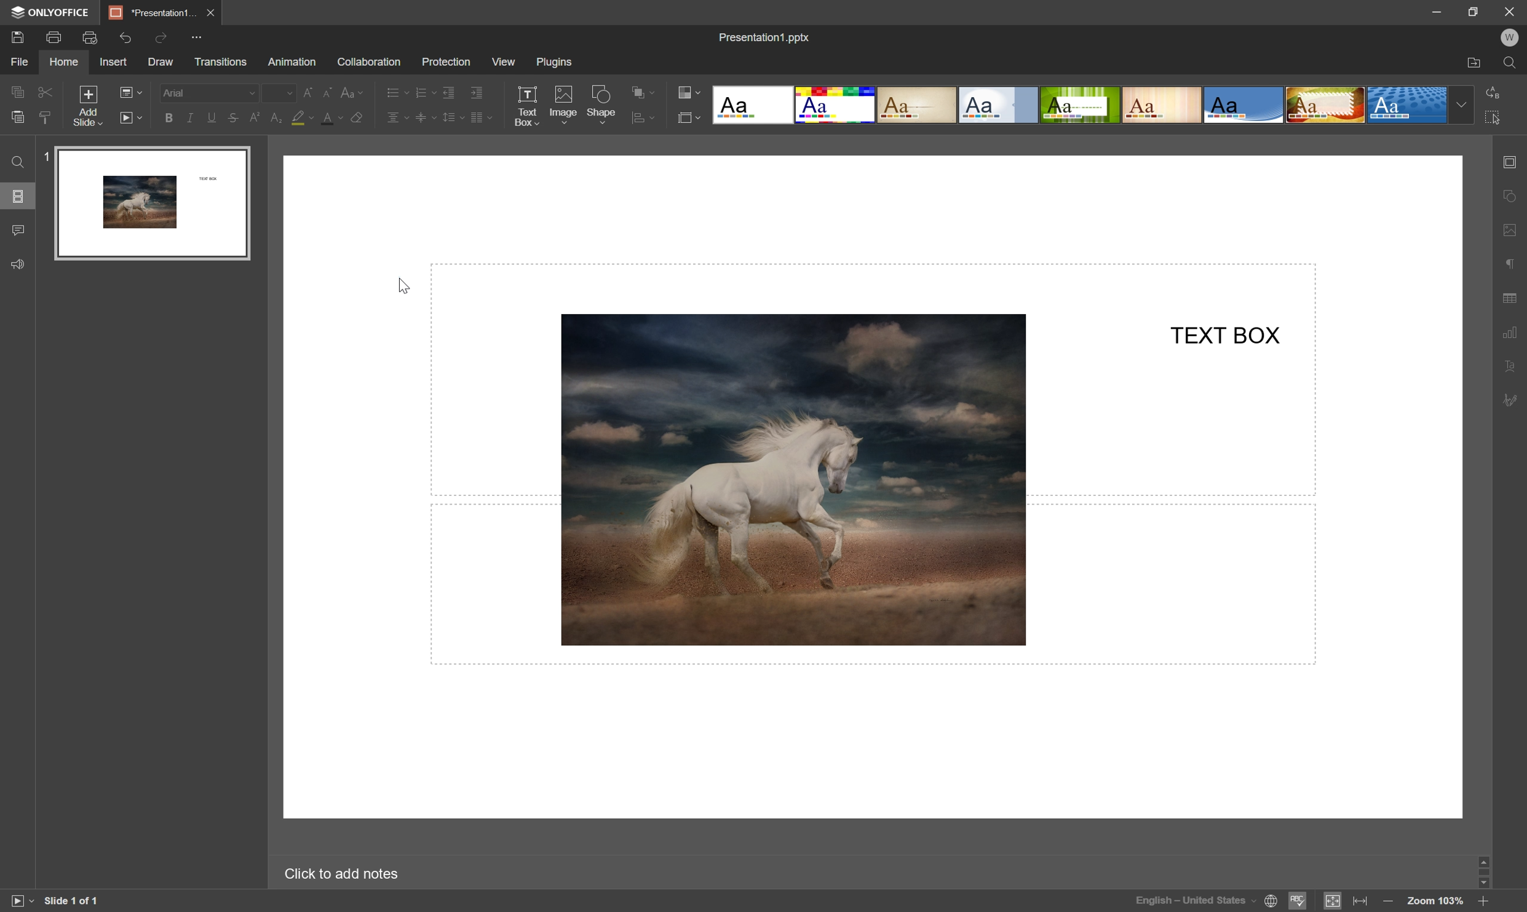 Image resolution: width=1527 pixels, height=912 pixels. I want to click on presentation1..., so click(151, 11).